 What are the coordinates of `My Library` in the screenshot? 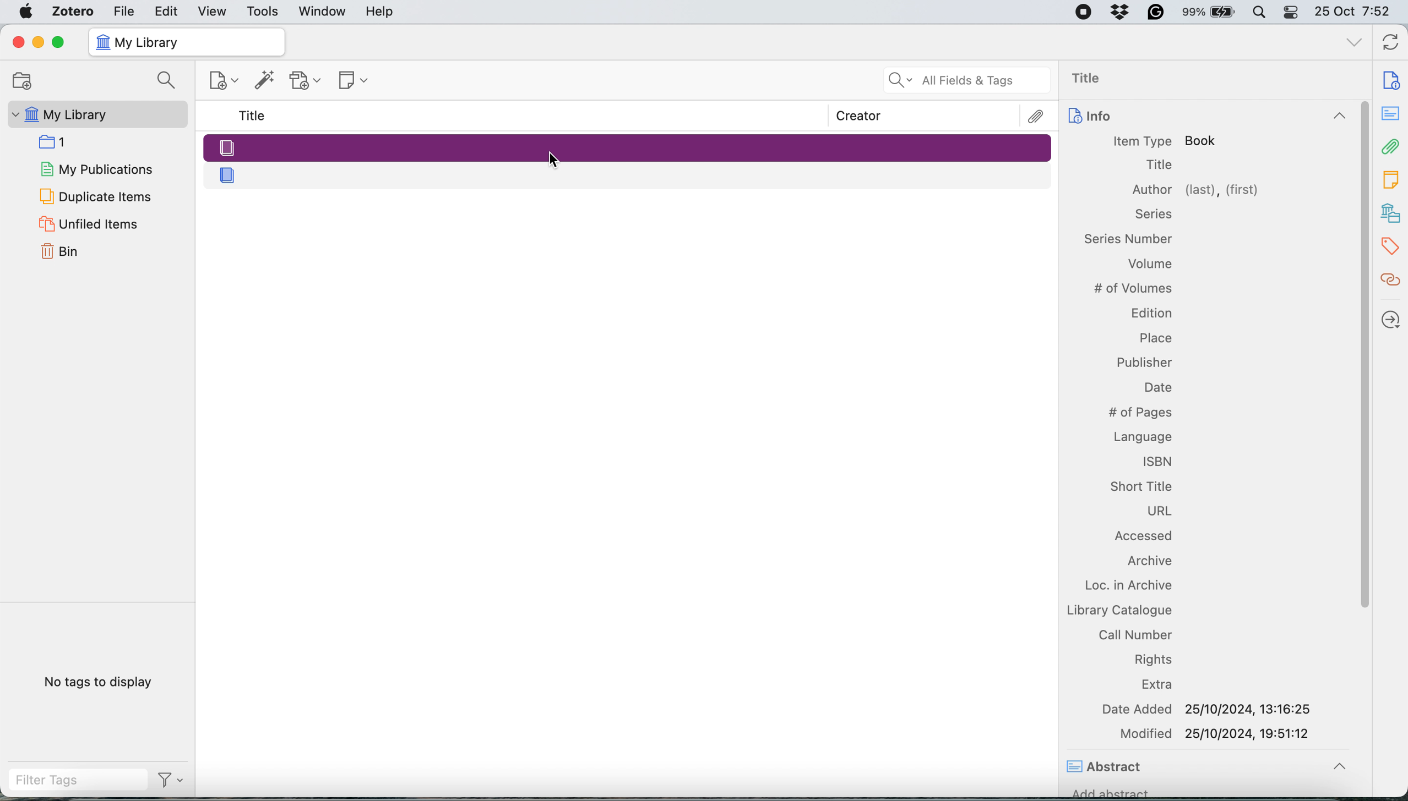 It's located at (186, 42).